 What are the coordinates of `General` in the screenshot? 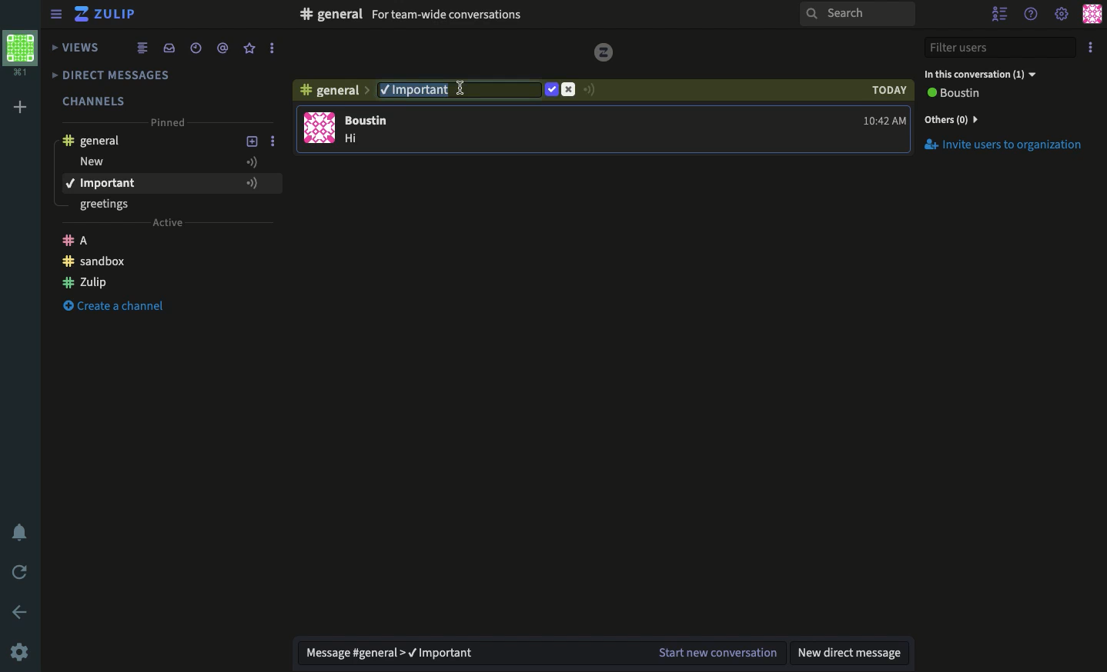 It's located at (99, 140).